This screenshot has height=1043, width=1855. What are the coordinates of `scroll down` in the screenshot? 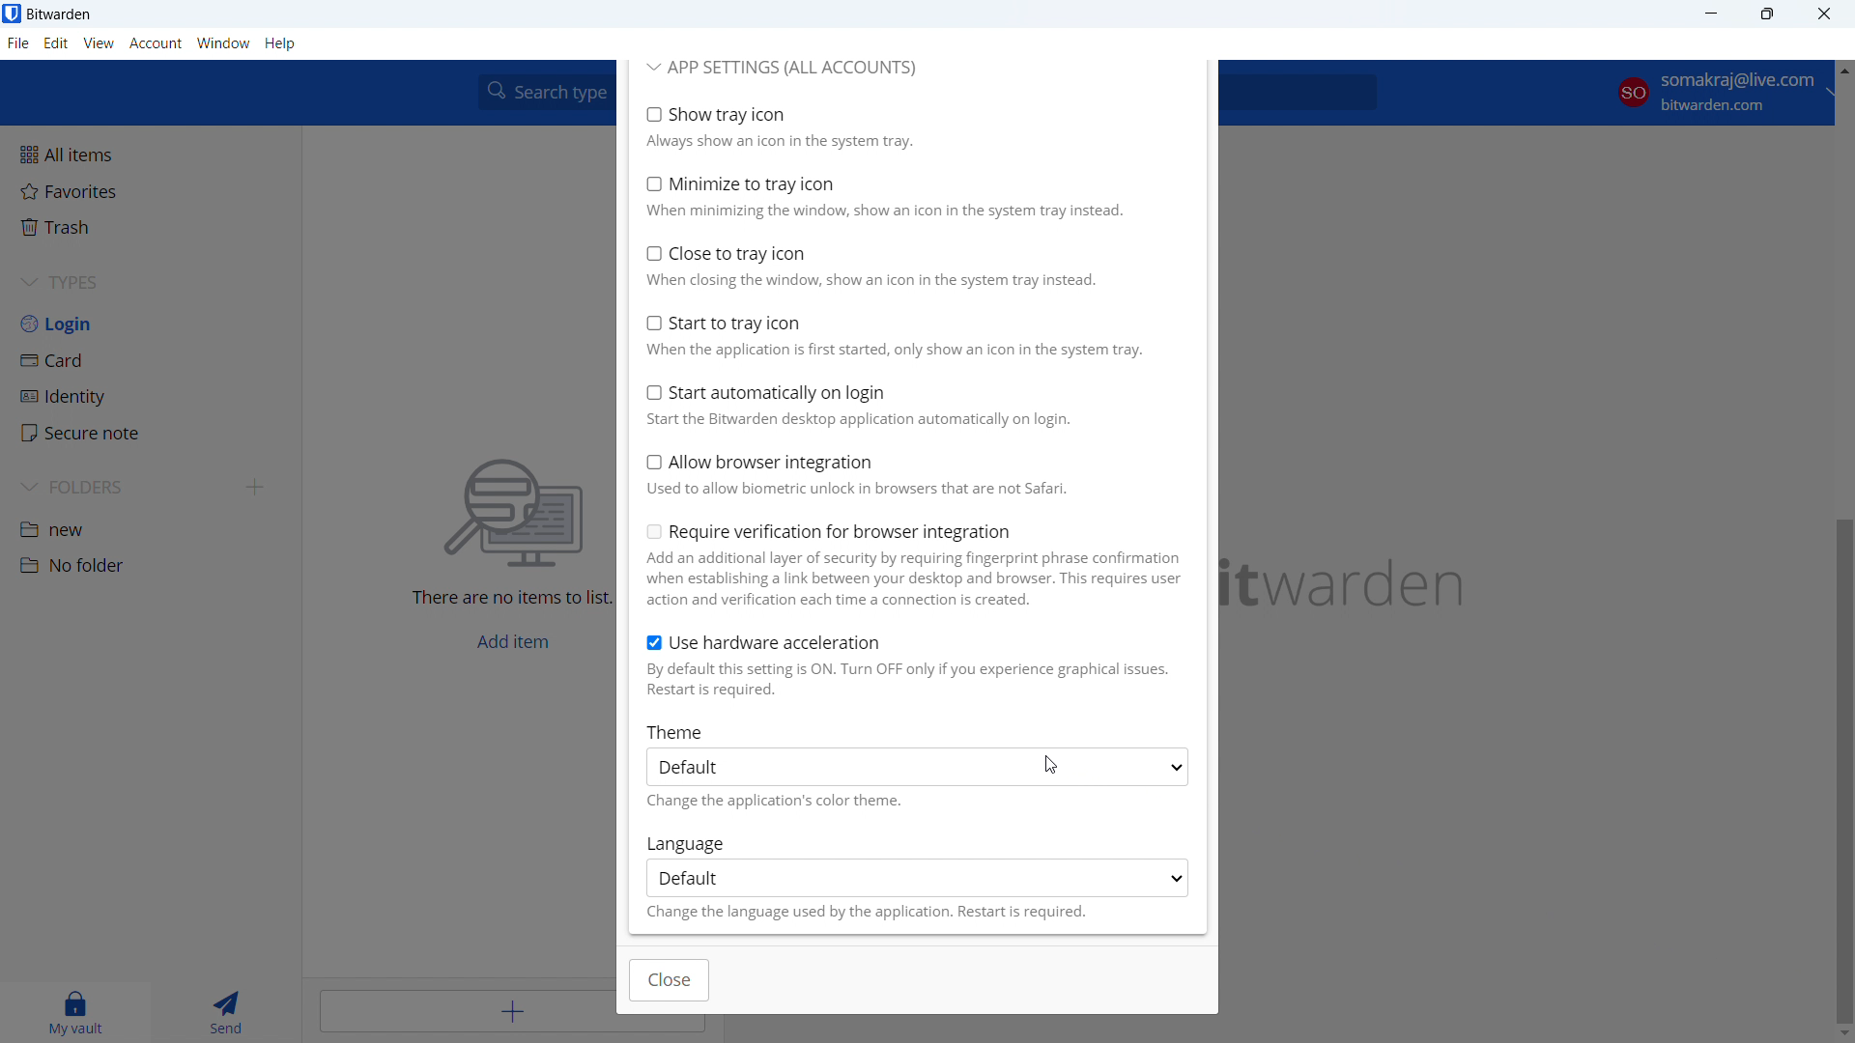 It's located at (1843, 1031).